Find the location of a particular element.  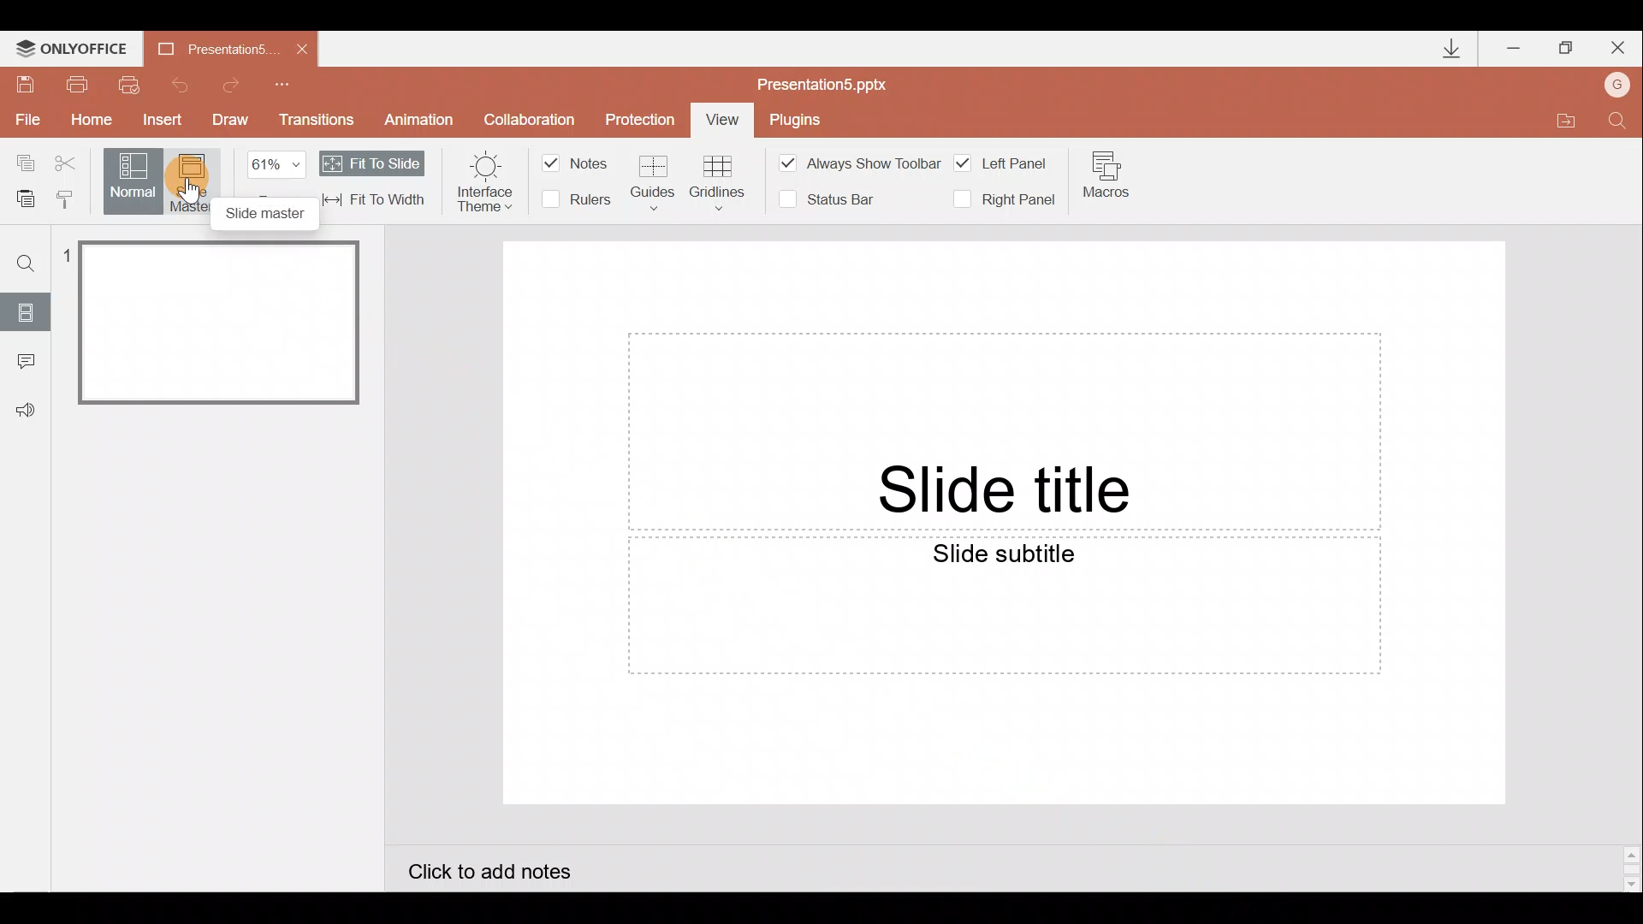

Notes is located at coordinates (574, 164).